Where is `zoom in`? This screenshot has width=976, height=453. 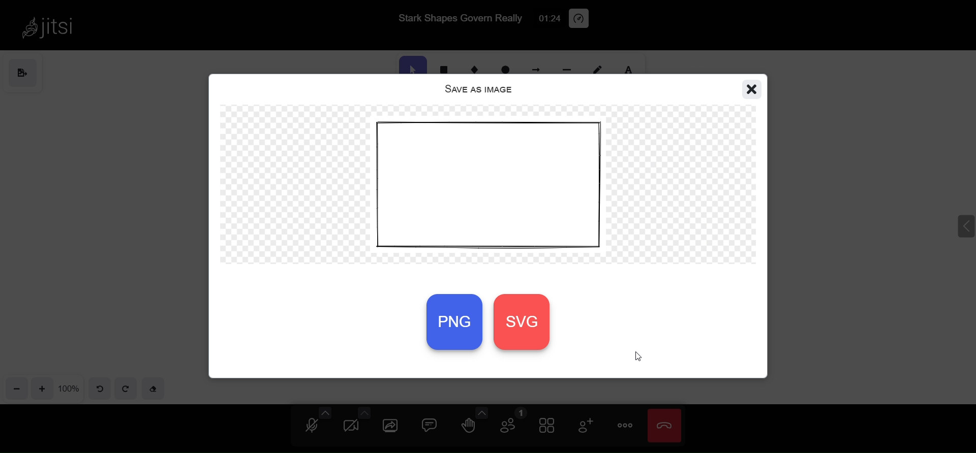
zoom in is located at coordinates (42, 388).